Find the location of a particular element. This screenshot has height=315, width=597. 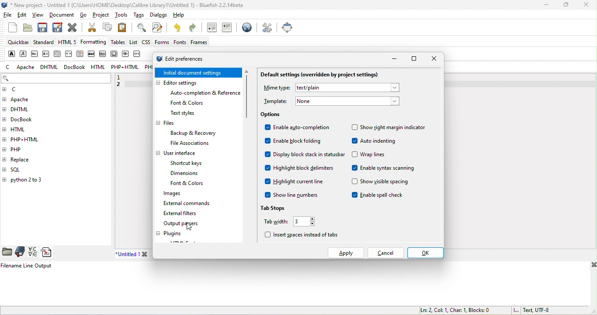

enable block folding is located at coordinates (294, 142).